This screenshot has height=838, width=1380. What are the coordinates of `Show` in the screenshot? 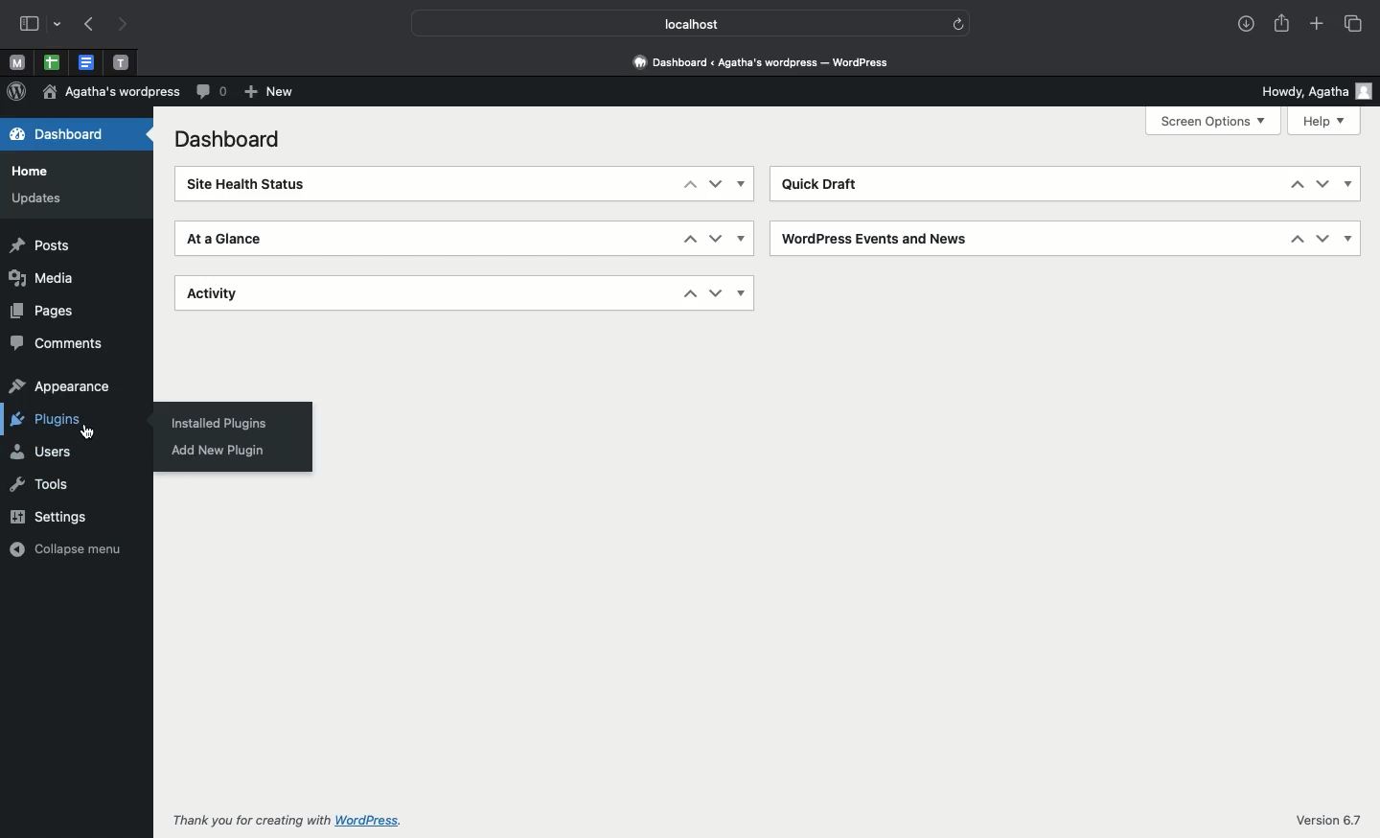 It's located at (1349, 239).